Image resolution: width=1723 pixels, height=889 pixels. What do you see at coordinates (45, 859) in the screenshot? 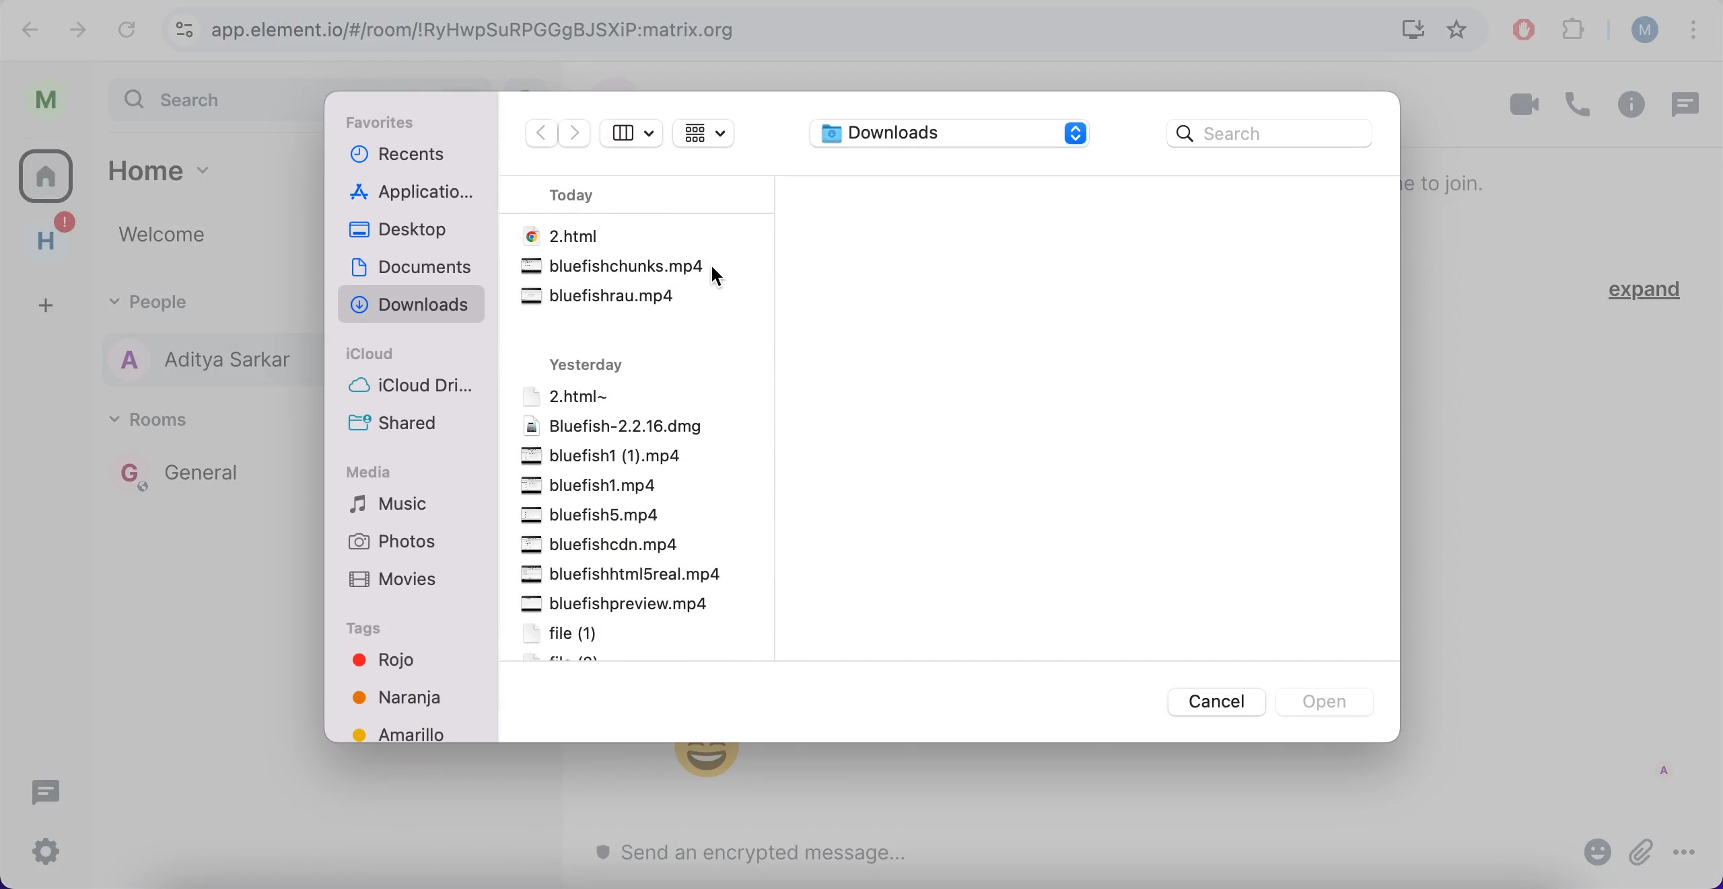
I see `quick settings` at bounding box center [45, 859].